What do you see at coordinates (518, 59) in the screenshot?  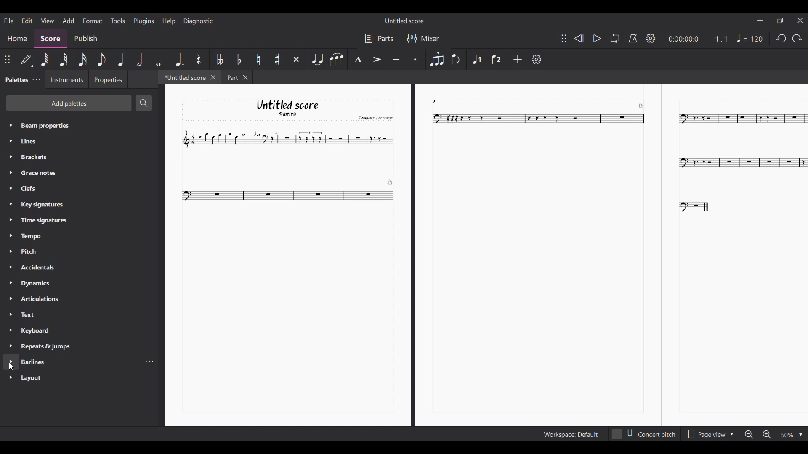 I see `Add` at bounding box center [518, 59].